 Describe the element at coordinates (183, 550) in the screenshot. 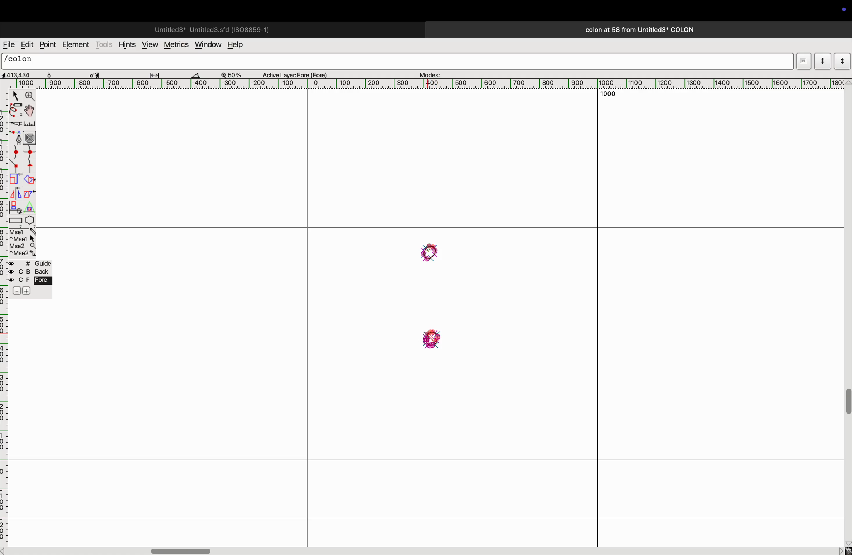

I see `toggle` at that location.